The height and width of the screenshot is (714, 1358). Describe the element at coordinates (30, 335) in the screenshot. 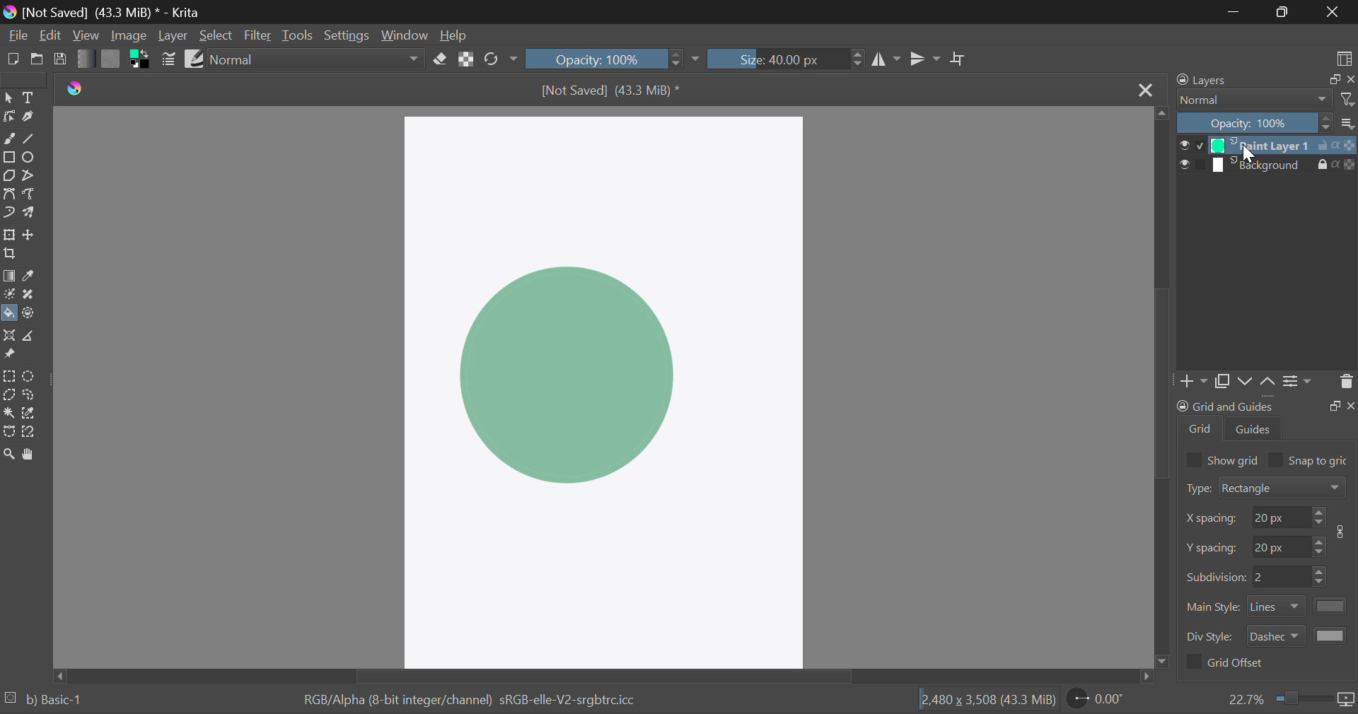

I see `Measurements` at that location.